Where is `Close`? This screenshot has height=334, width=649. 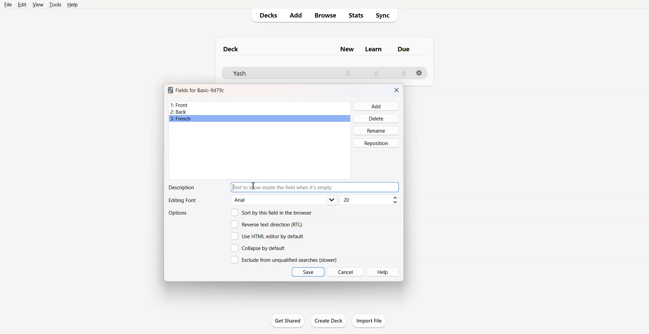 Close is located at coordinates (396, 90).